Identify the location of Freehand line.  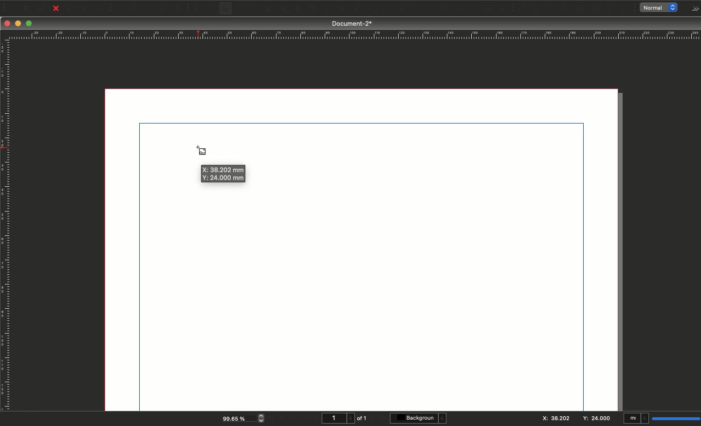
(354, 9).